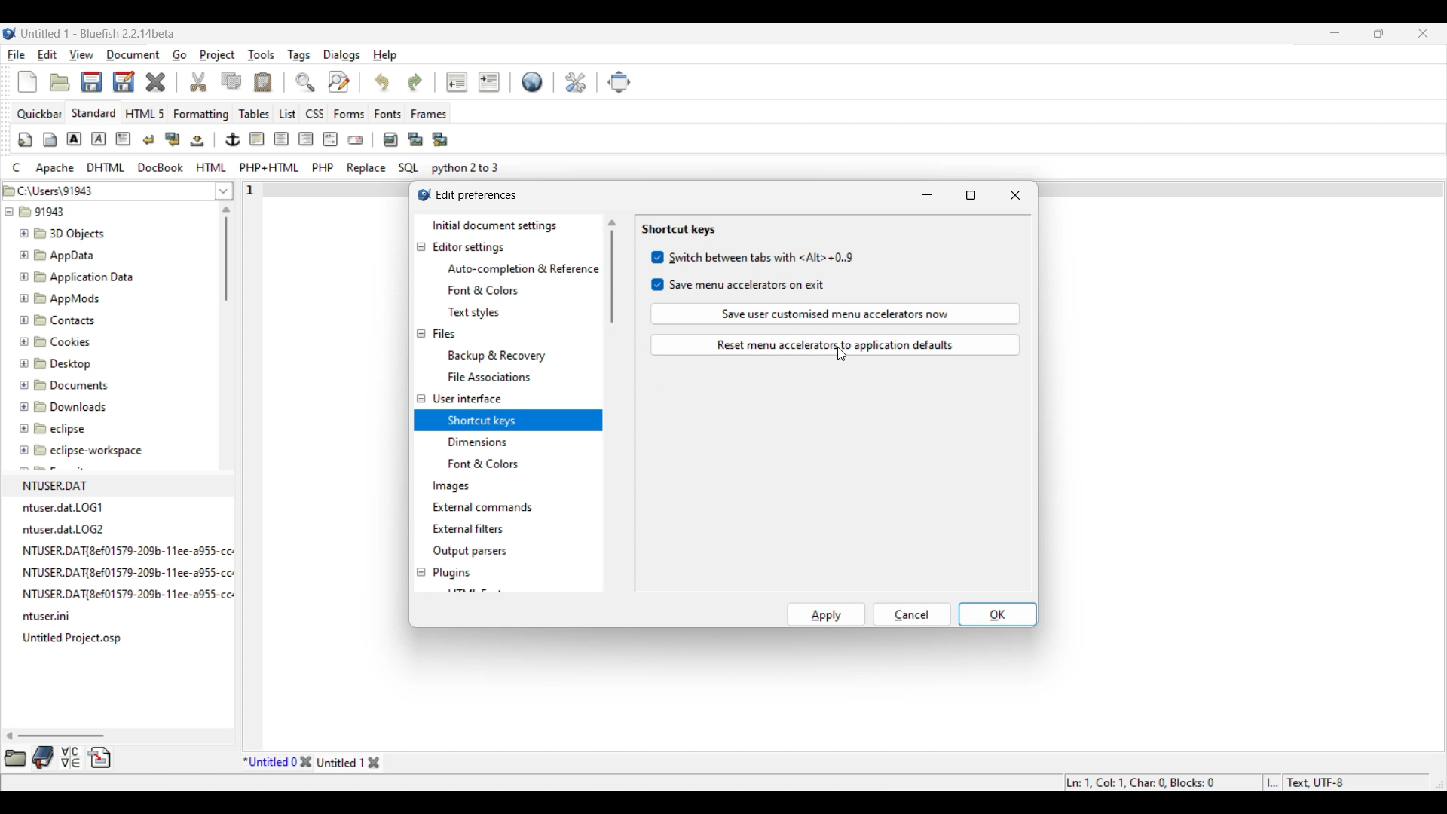  What do you see at coordinates (473, 312) in the screenshot?
I see `Text styles` at bounding box center [473, 312].